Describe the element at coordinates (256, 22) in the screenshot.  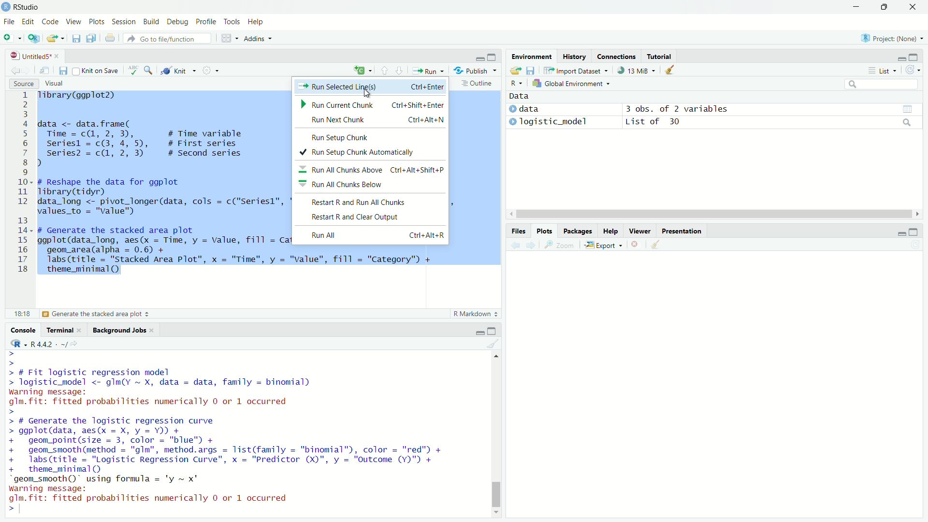
I see `Help` at that location.